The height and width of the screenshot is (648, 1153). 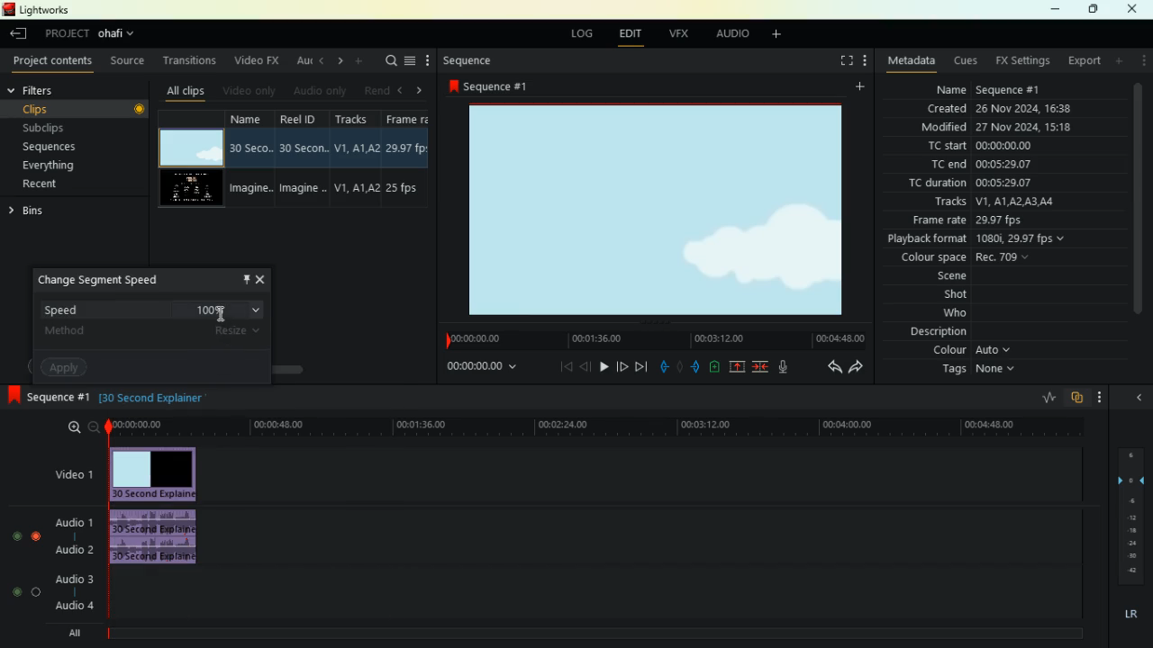 I want to click on all, so click(x=77, y=635).